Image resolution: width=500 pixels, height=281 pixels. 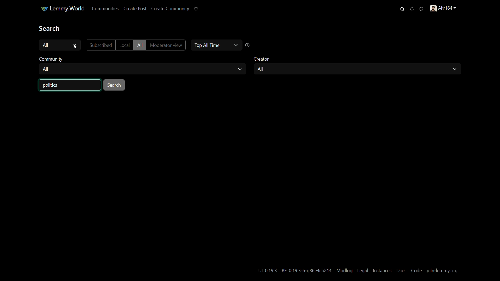 What do you see at coordinates (62, 9) in the screenshot?
I see `server name` at bounding box center [62, 9].